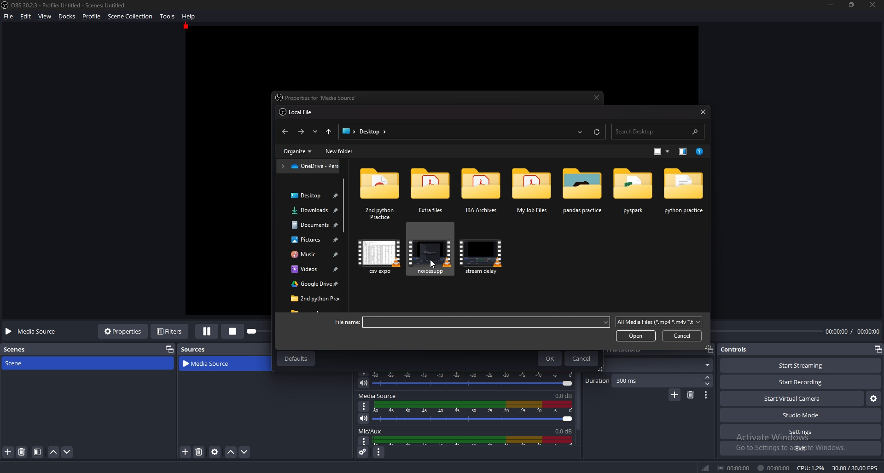  What do you see at coordinates (873, 5) in the screenshot?
I see `close` at bounding box center [873, 5].